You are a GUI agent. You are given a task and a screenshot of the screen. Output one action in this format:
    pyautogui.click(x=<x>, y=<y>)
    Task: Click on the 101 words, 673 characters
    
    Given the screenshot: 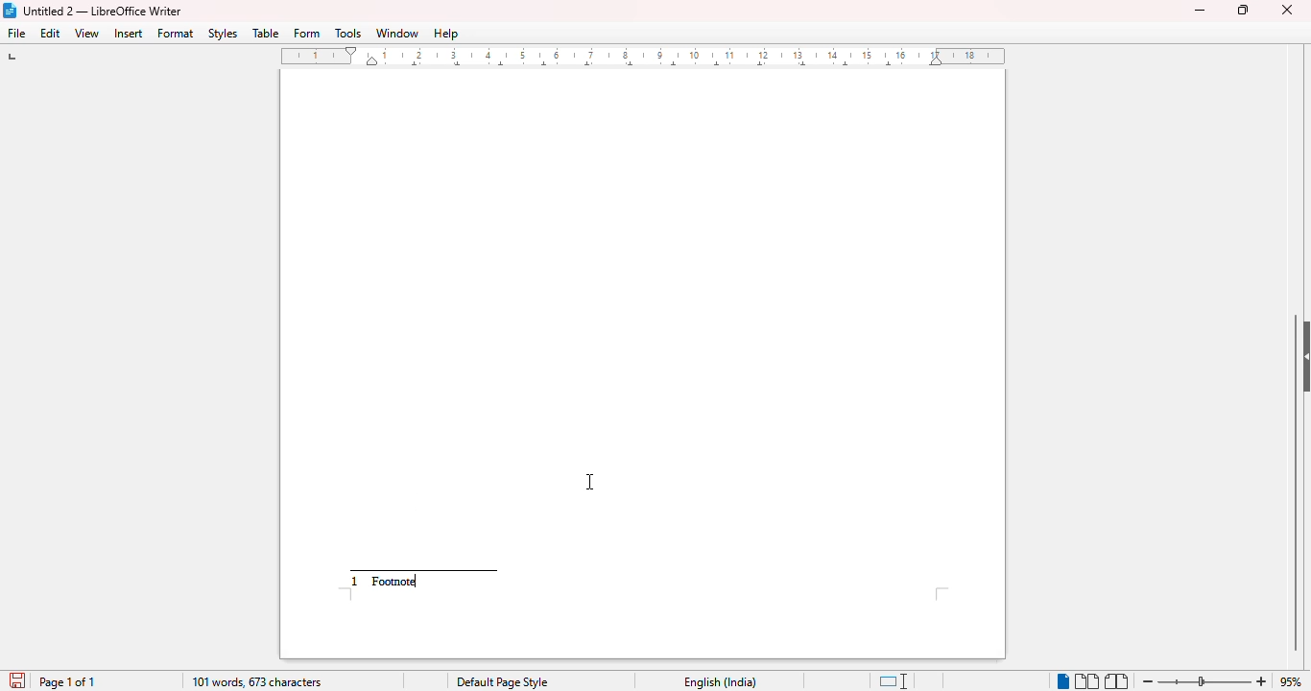 What is the action you would take?
    pyautogui.click(x=257, y=681)
    